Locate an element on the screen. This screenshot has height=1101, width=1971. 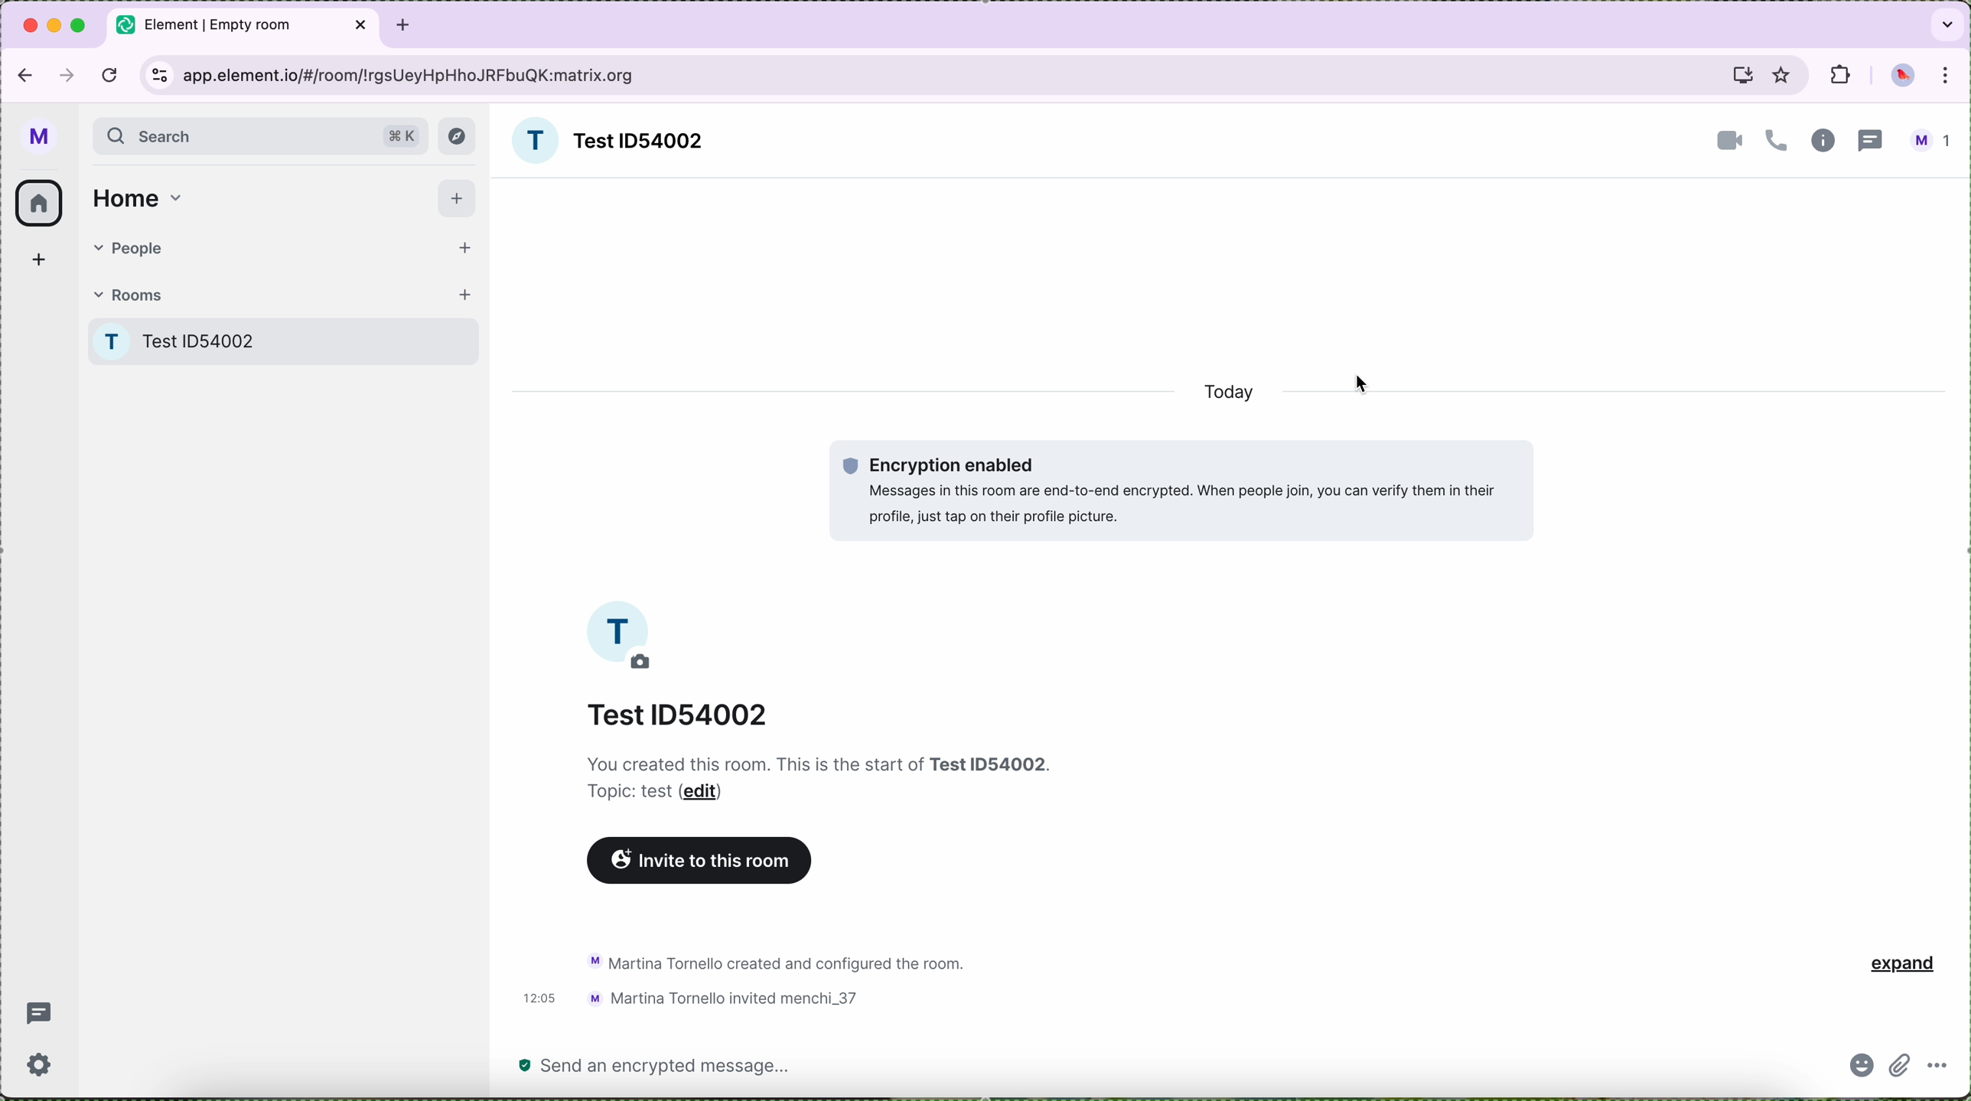
add button is located at coordinates (460, 199).